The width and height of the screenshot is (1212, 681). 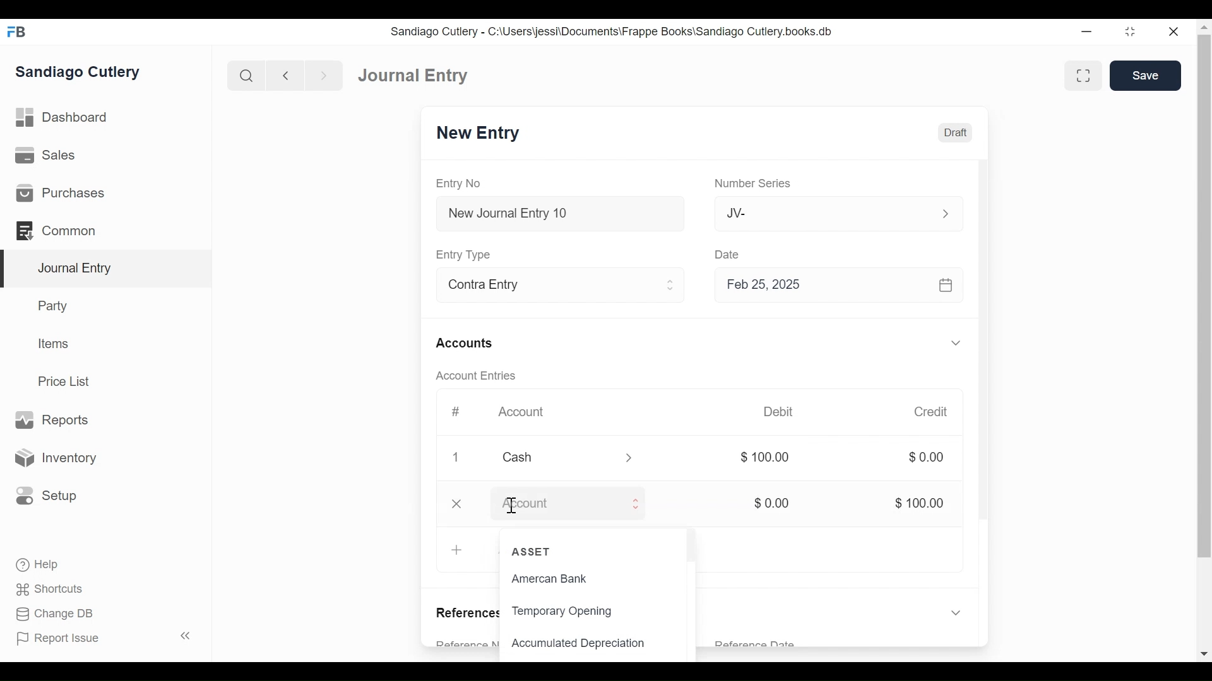 What do you see at coordinates (461, 182) in the screenshot?
I see `Entry No` at bounding box center [461, 182].